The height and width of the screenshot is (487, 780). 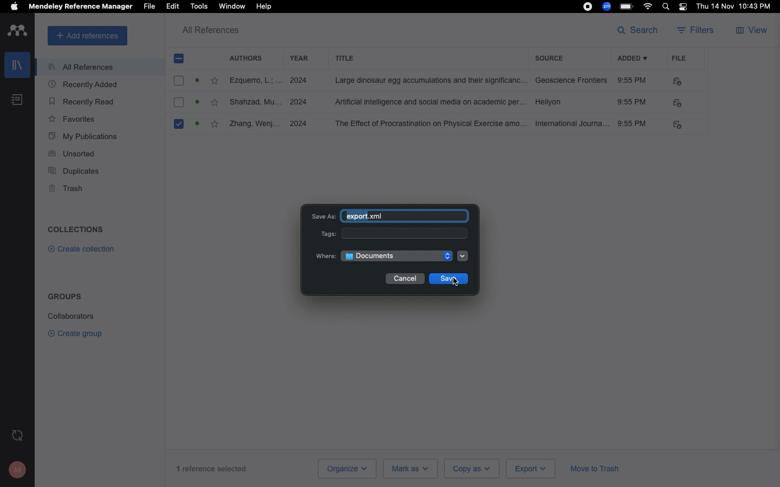 I want to click on large dinasour egg accumolatations and their significance, so click(x=432, y=80).